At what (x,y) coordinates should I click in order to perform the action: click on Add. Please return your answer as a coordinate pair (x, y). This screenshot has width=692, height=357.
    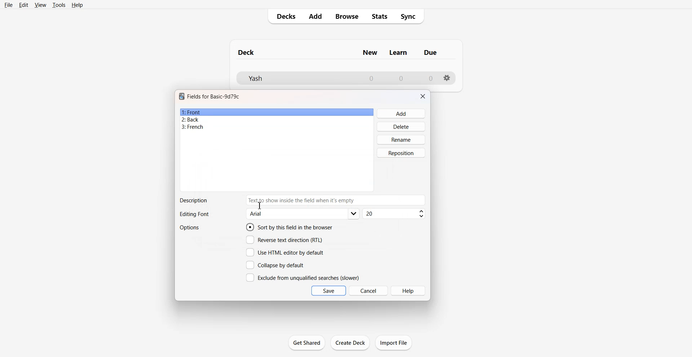
    Looking at the image, I should click on (402, 114).